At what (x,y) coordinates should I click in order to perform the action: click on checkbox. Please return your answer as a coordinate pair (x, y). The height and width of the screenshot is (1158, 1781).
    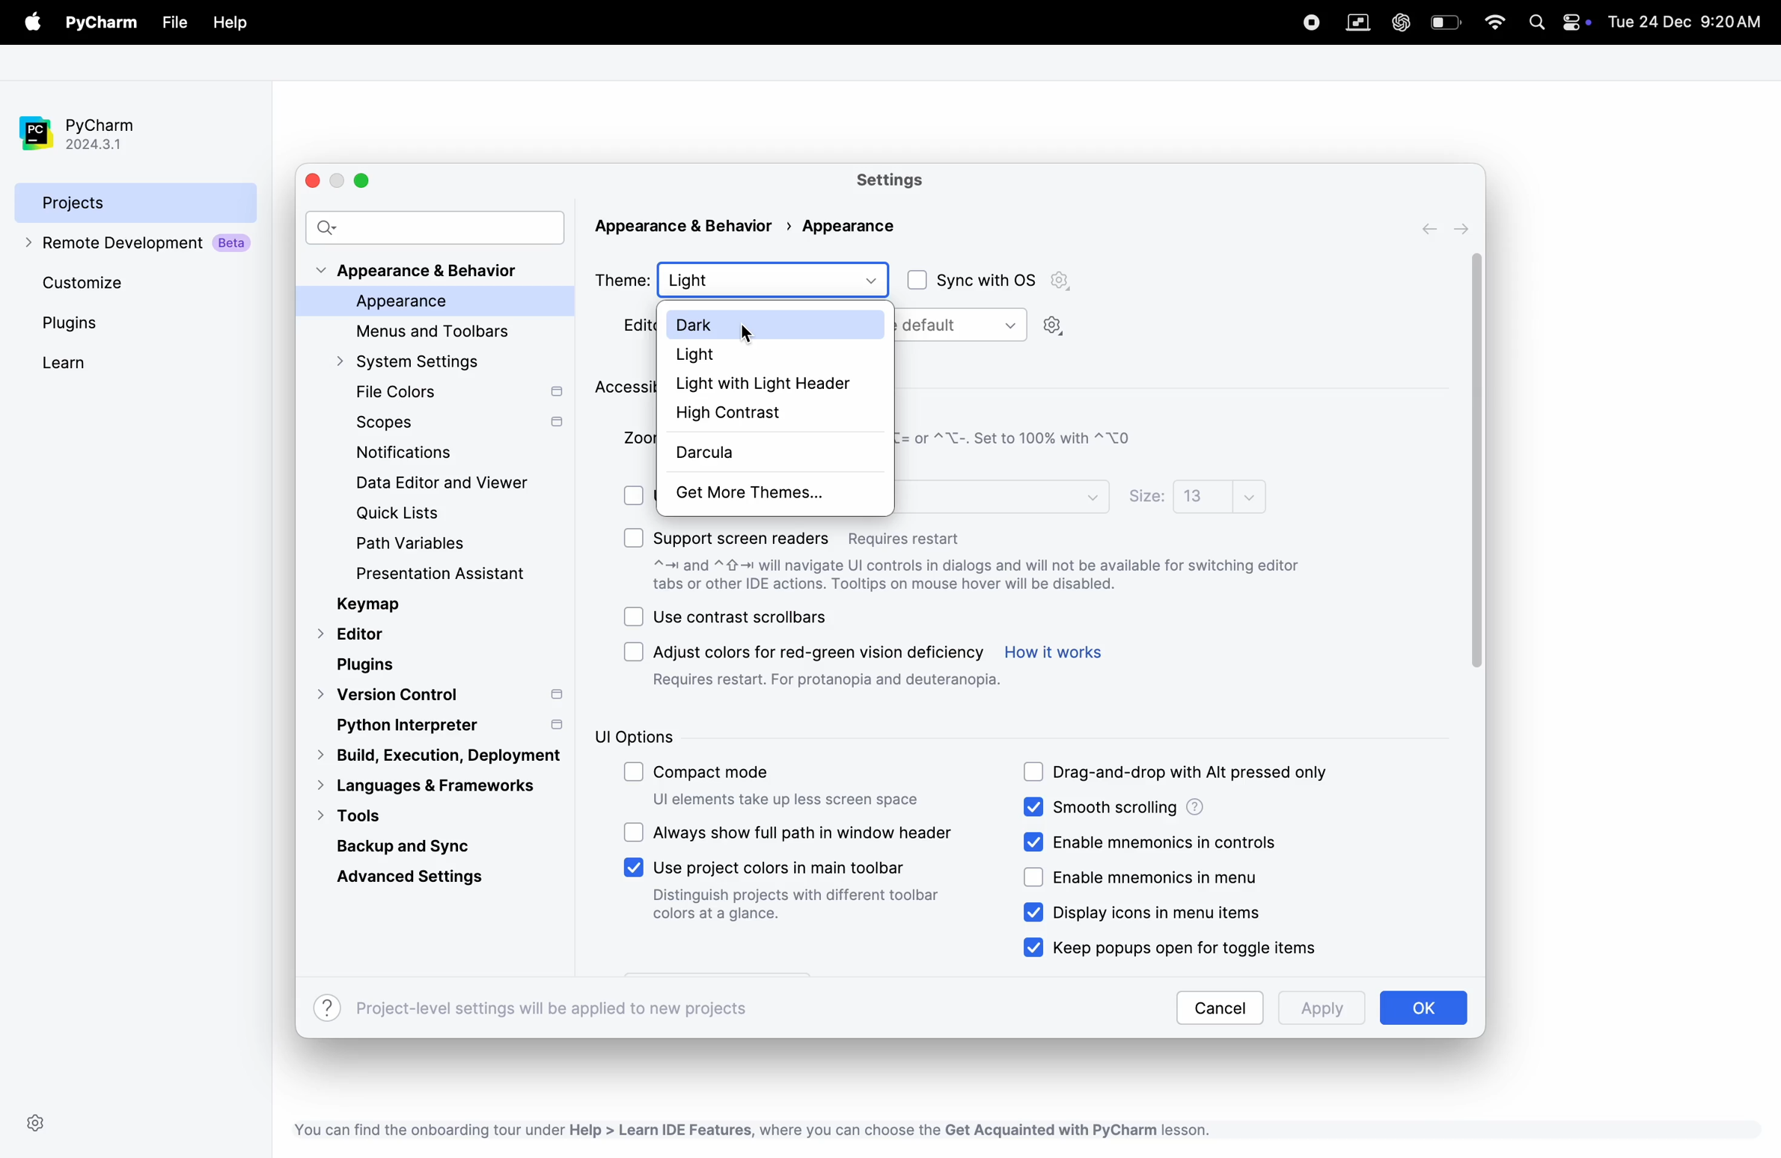
    Looking at the image, I should click on (1034, 913).